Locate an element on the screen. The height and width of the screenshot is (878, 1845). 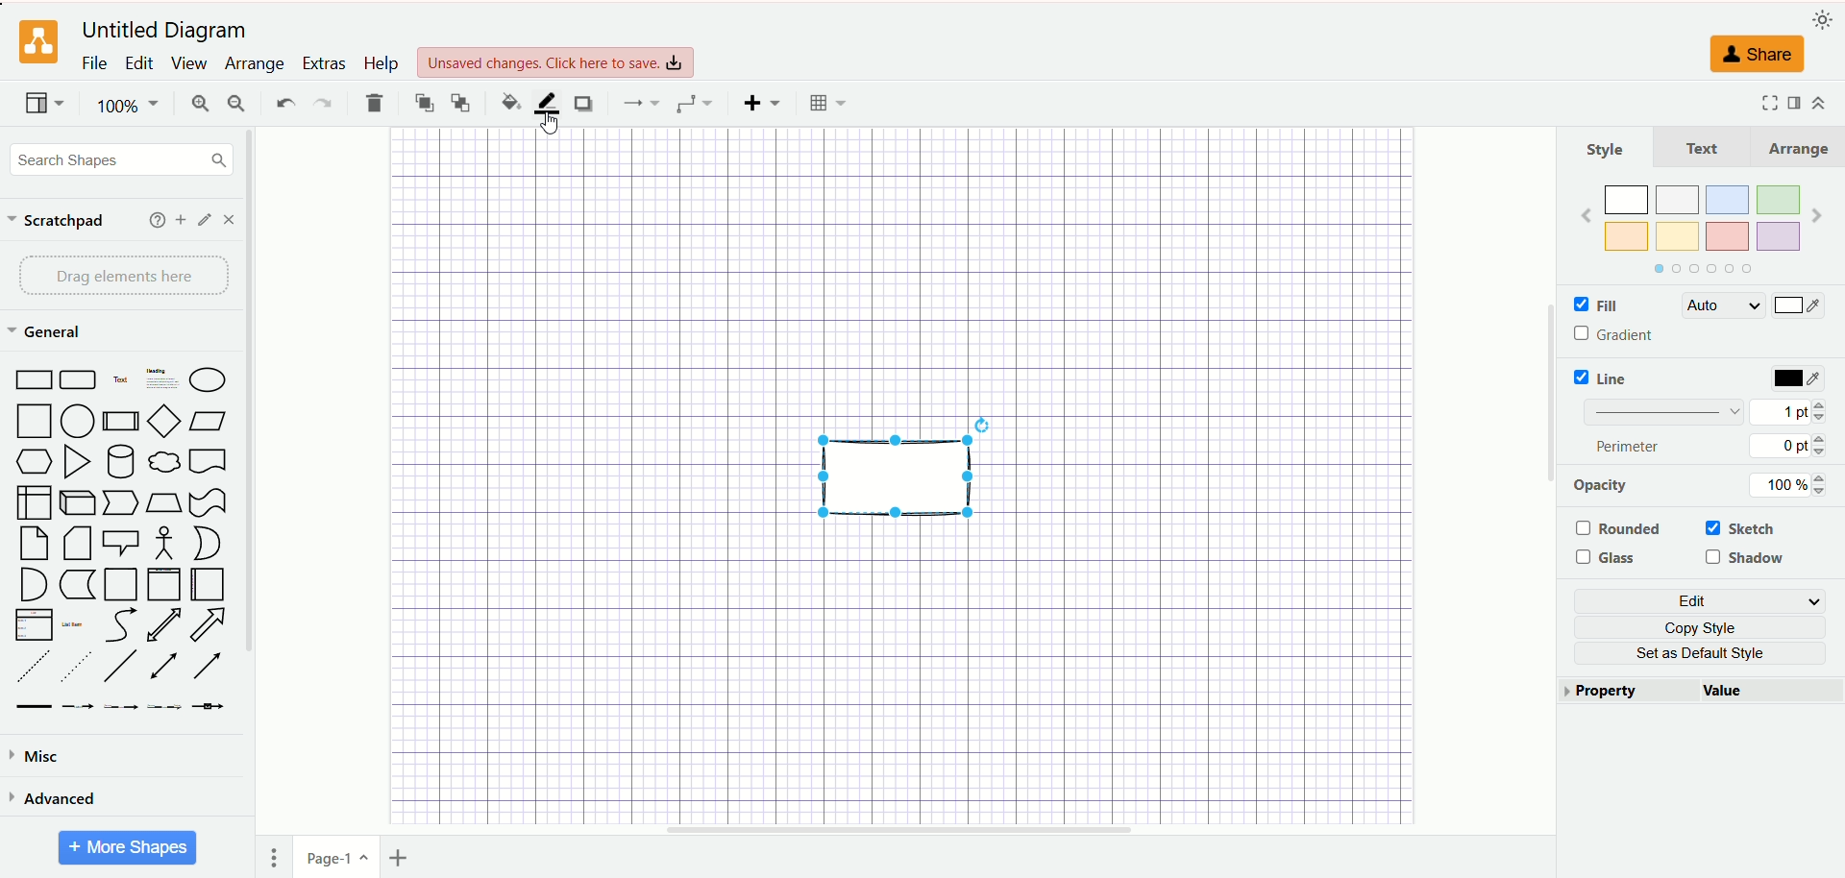
view is located at coordinates (186, 64).